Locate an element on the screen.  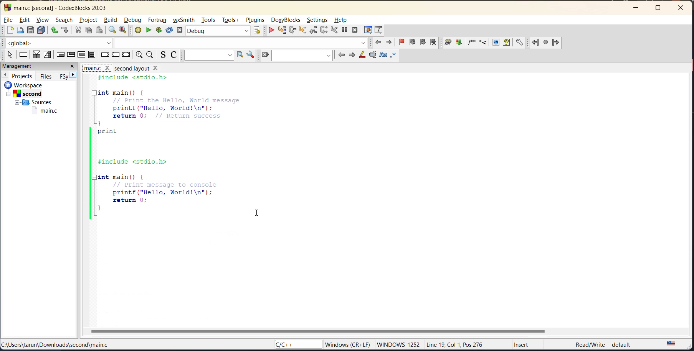
block instruction is located at coordinates (92, 55).